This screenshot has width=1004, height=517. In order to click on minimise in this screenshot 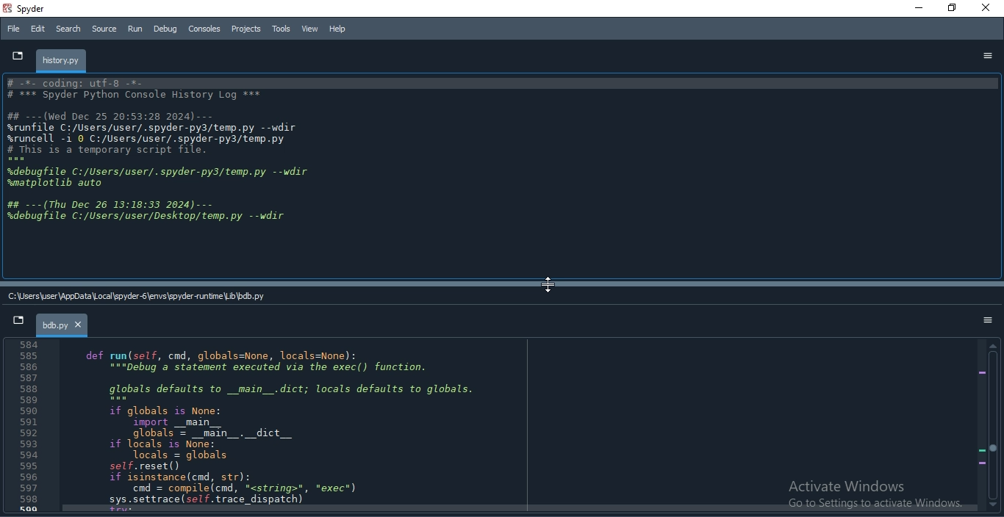, I will do `click(917, 9)`.